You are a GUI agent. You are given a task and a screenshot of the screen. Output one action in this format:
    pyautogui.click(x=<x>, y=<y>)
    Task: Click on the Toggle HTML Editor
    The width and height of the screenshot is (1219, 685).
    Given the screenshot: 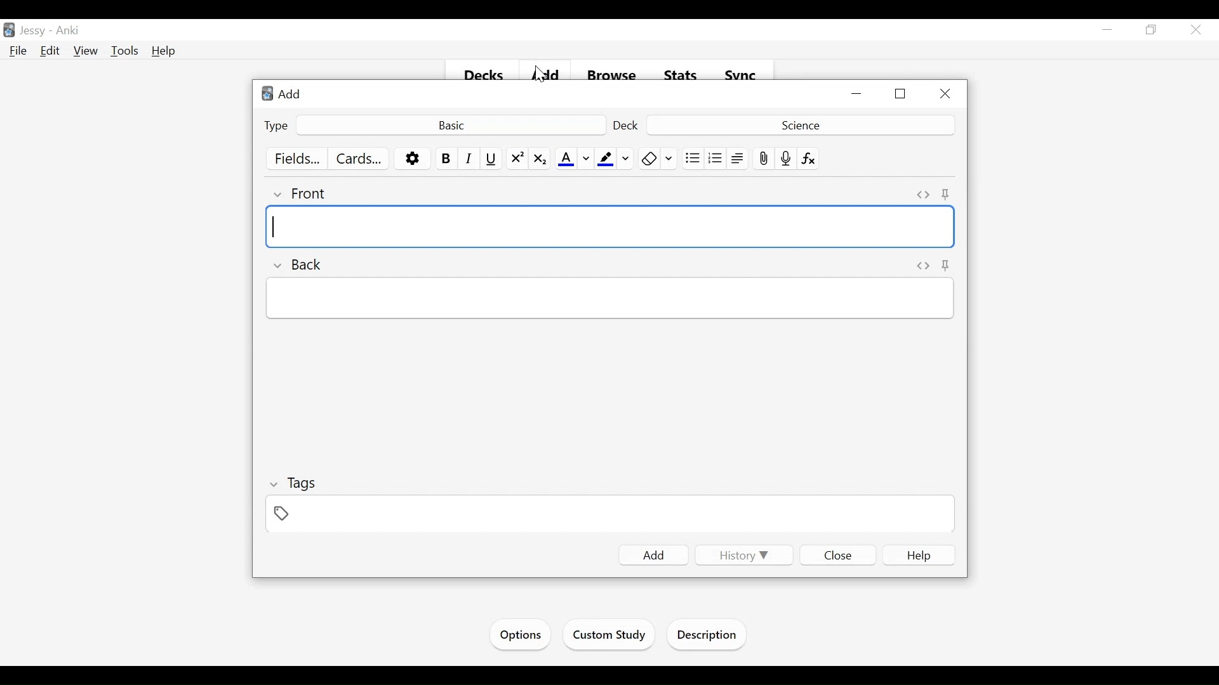 What is the action you would take?
    pyautogui.click(x=948, y=266)
    